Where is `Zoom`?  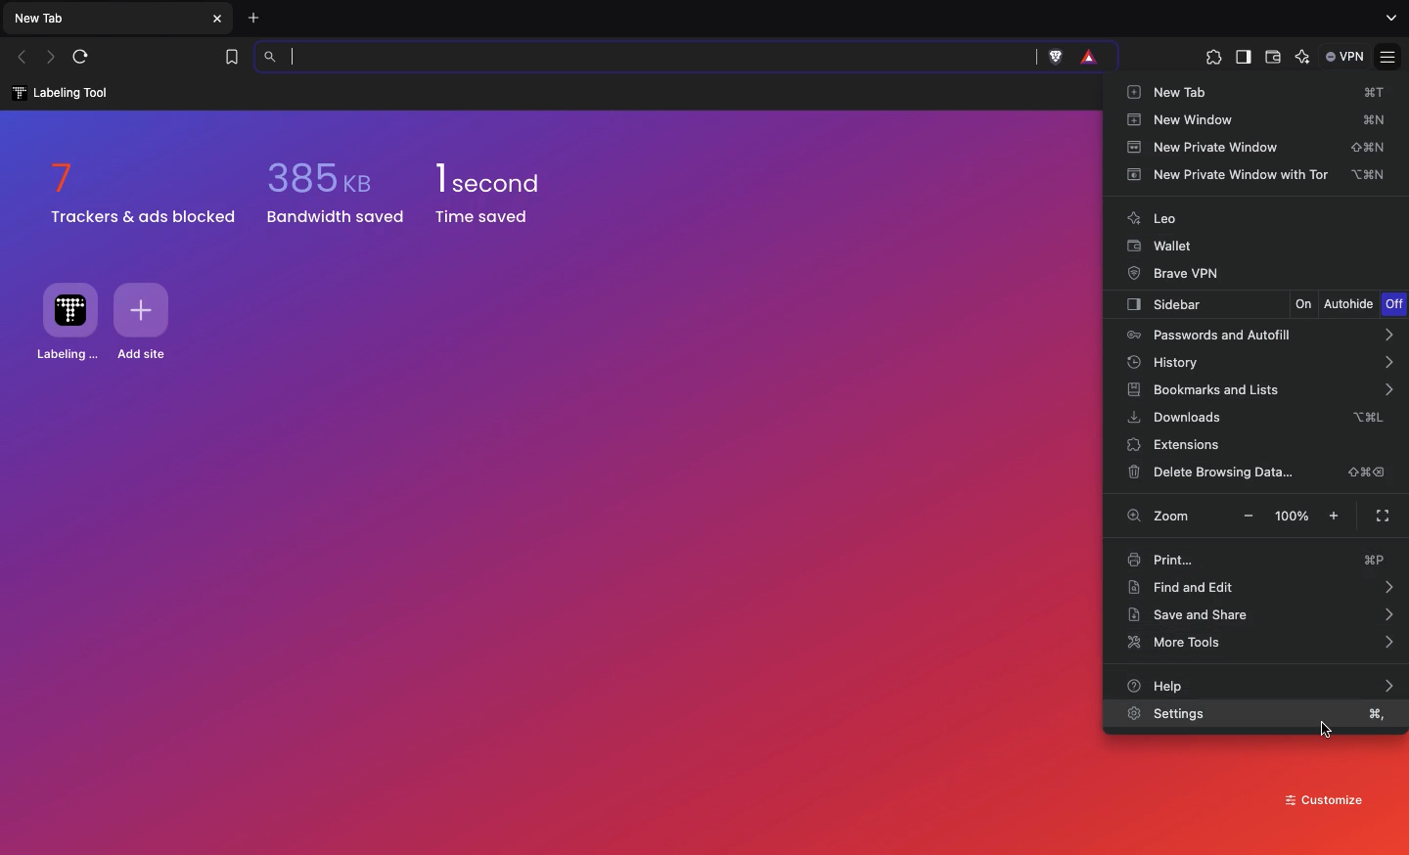
Zoom is located at coordinates (1158, 517).